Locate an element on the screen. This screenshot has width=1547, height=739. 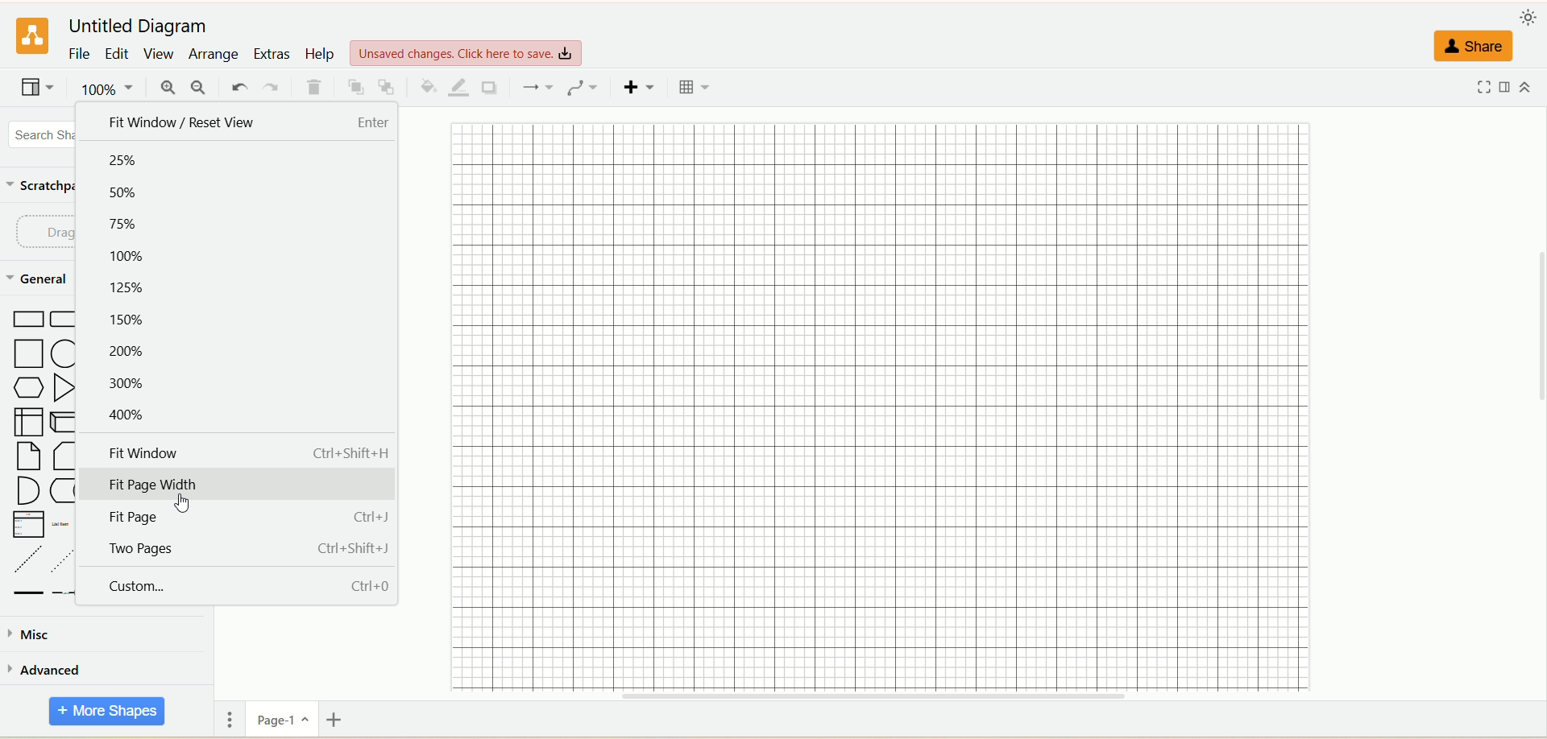
view is located at coordinates (38, 89).